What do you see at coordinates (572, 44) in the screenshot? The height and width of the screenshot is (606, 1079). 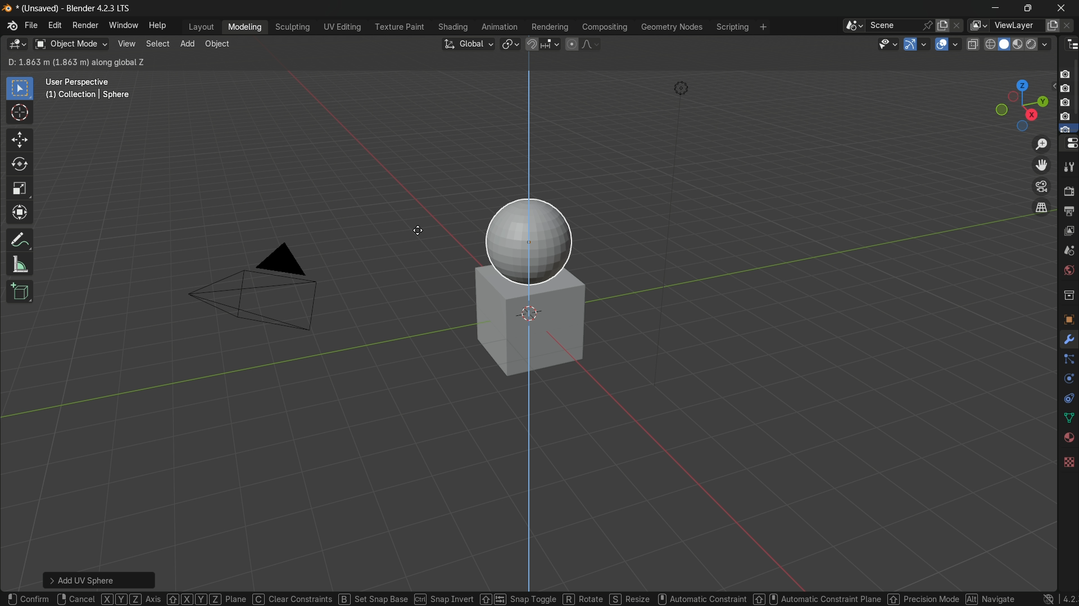 I see `proportional editing object` at bounding box center [572, 44].